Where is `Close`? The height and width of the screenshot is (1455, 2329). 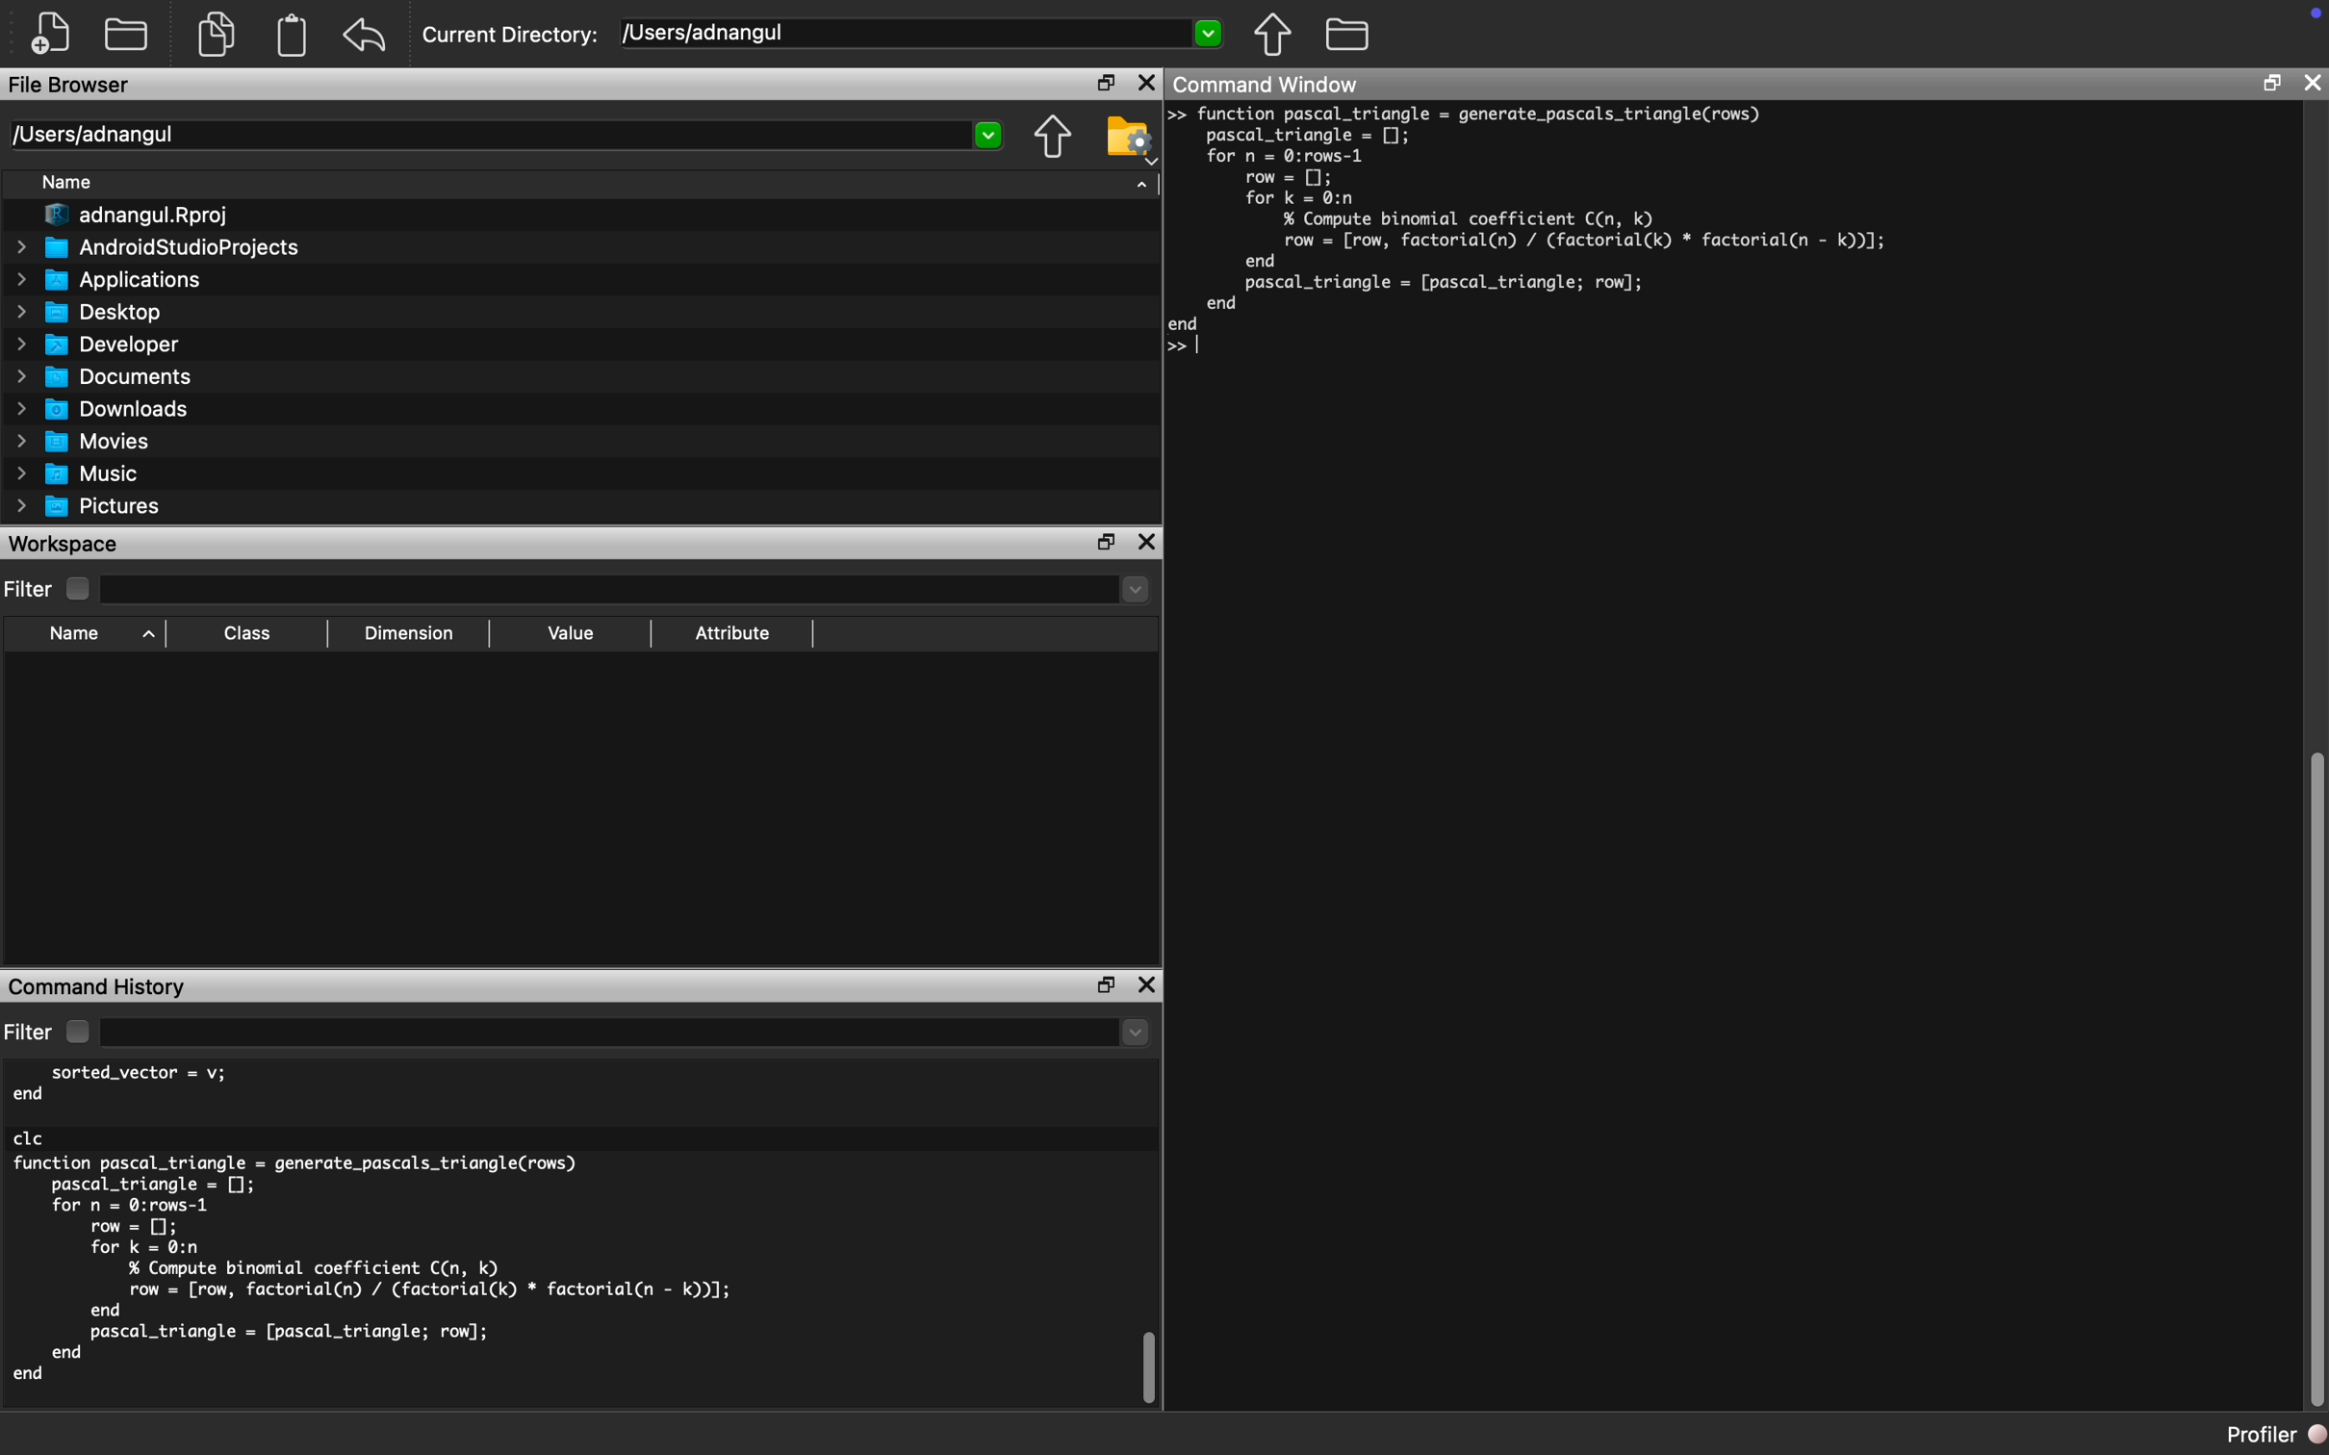
Close is located at coordinates (1148, 84).